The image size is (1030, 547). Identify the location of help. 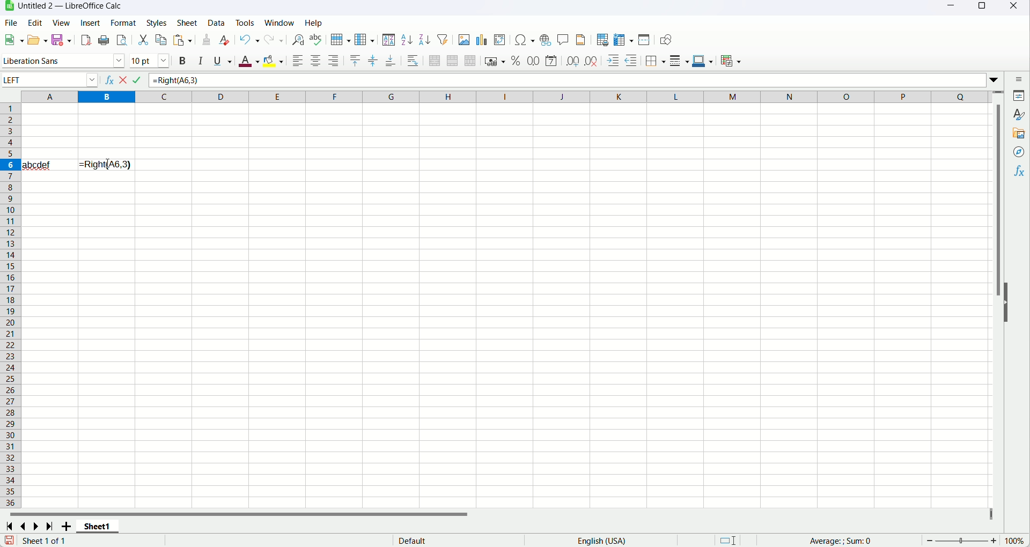
(313, 23).